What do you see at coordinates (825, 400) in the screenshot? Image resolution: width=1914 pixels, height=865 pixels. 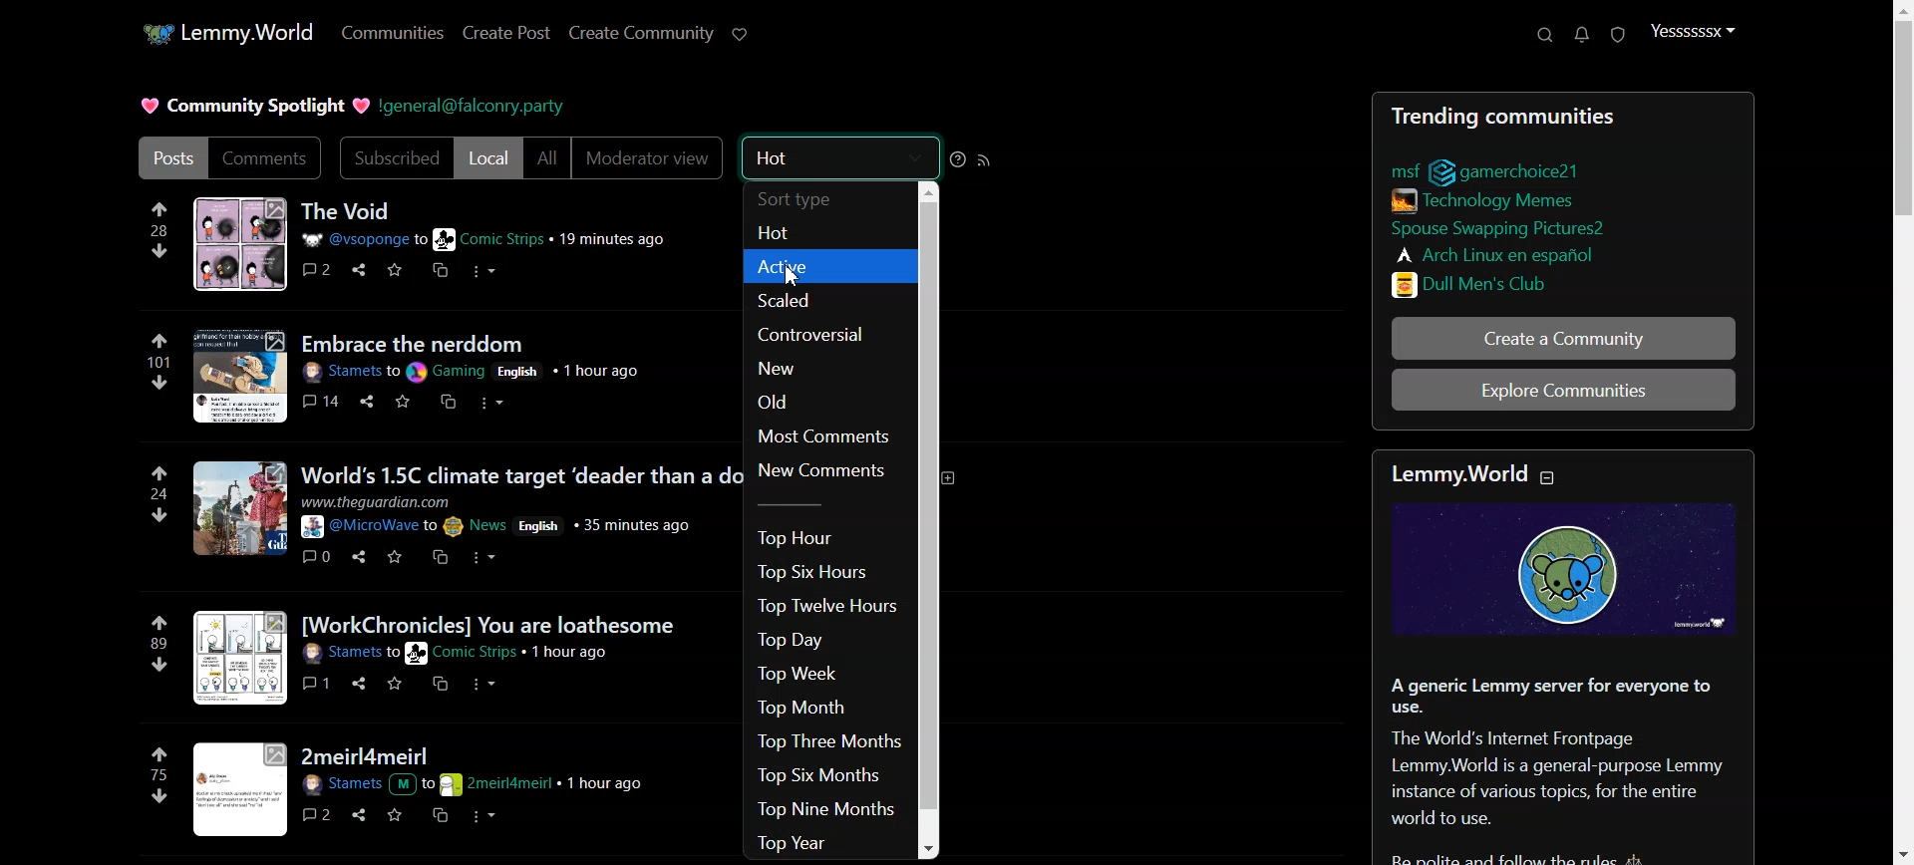 I see `Old` at bounding box center [825, 400].